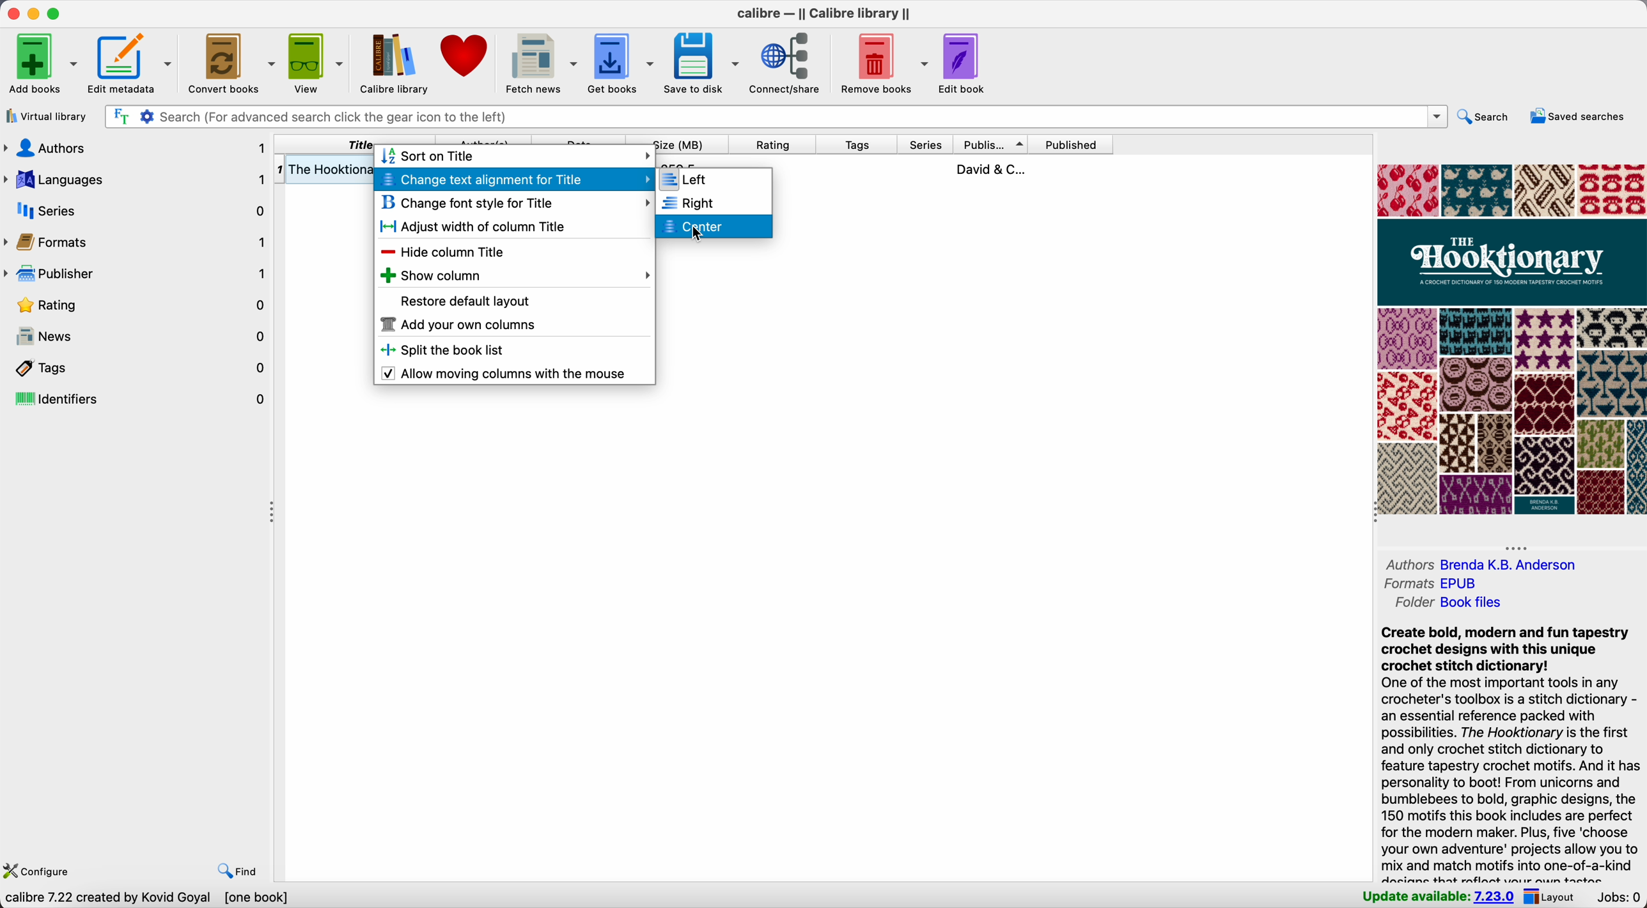 The height and width of the screenshot is (908, 1647). I want to click on split the book list, so click(446, 351).